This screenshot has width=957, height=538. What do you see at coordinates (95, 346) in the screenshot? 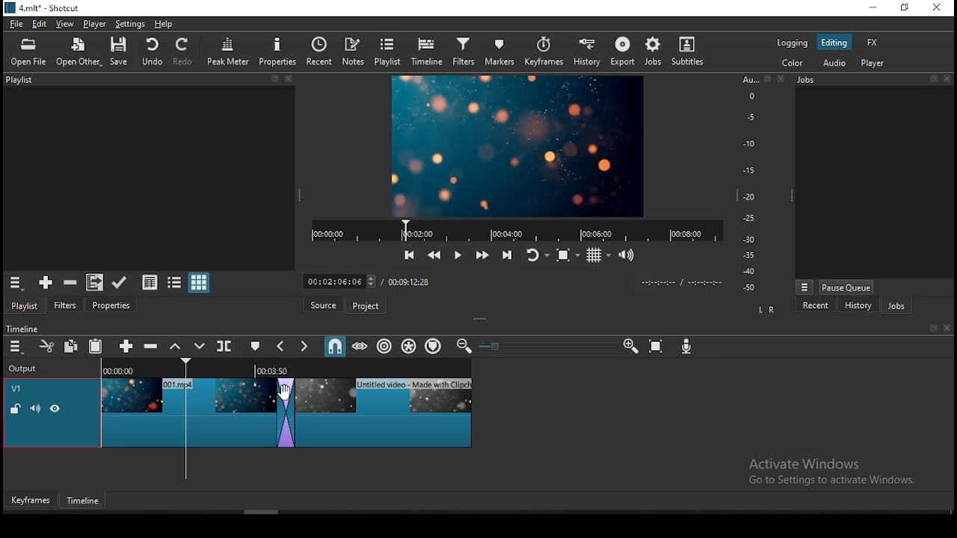
I see `paste` at bounding box center [95, 346].